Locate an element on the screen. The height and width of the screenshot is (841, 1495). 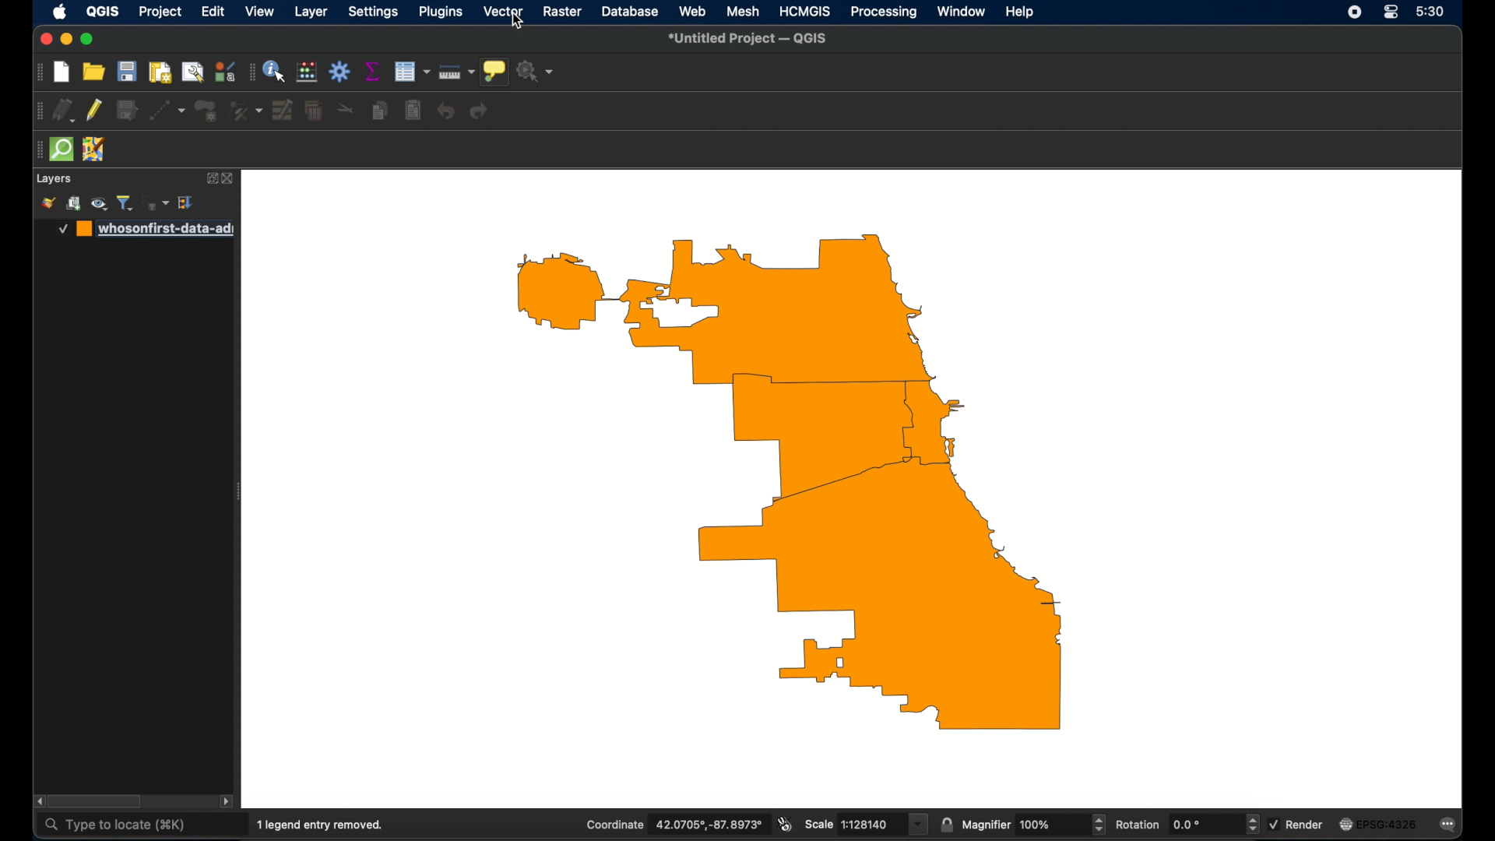
QGIS is located at coordinates (103, 12).